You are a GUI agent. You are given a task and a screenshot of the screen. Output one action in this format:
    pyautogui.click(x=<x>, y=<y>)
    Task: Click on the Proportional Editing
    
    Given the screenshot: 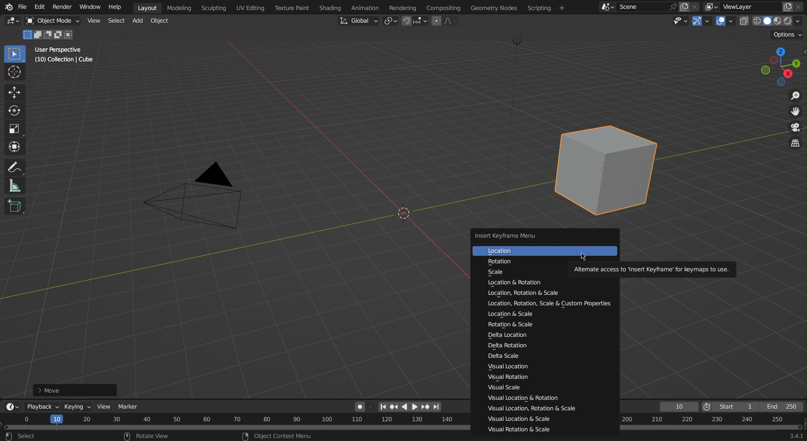 What is the action you would take?
    pyautogui.click(x=445, y=21)
    